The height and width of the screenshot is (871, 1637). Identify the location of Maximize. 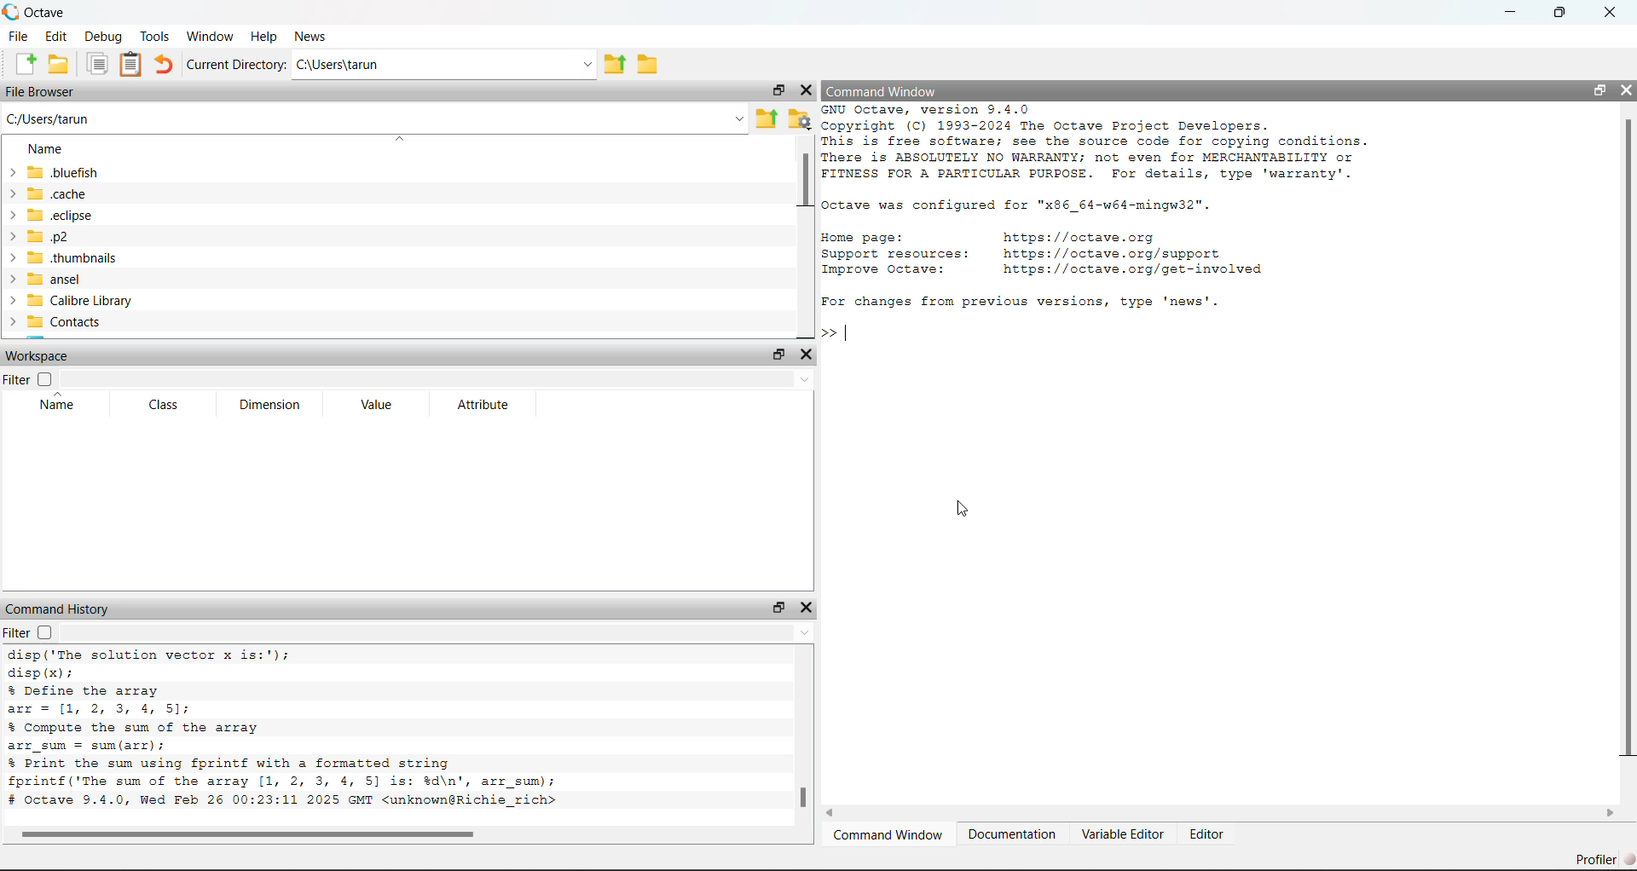
(778, 607).